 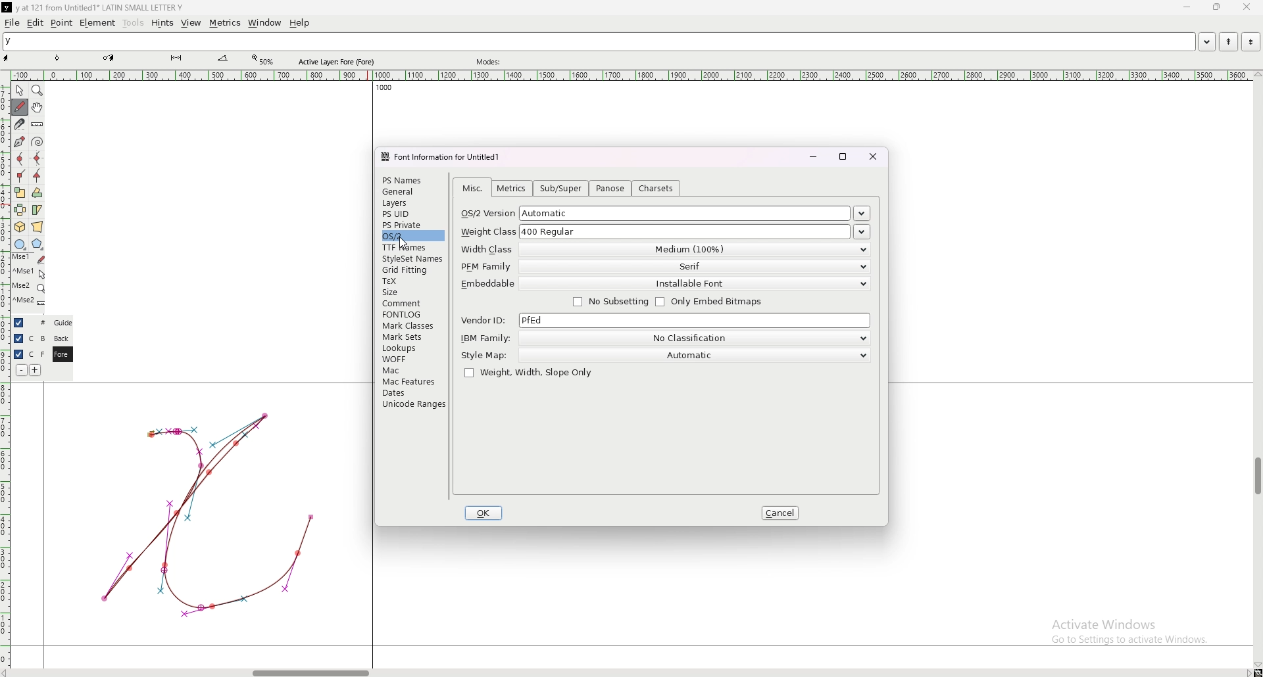 What do you see at coordinates (1227, 42) in the screenshot?
I see `previous word` at bounding box center [1227, 42].